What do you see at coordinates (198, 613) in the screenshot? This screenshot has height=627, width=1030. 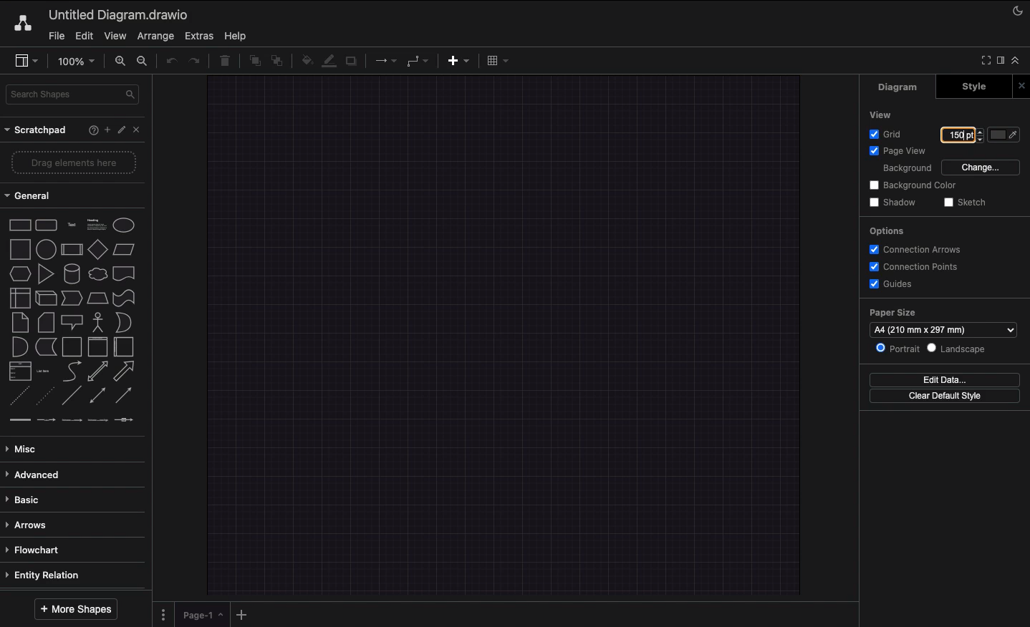 I see `Page 1` at bounding box center [198, 613].